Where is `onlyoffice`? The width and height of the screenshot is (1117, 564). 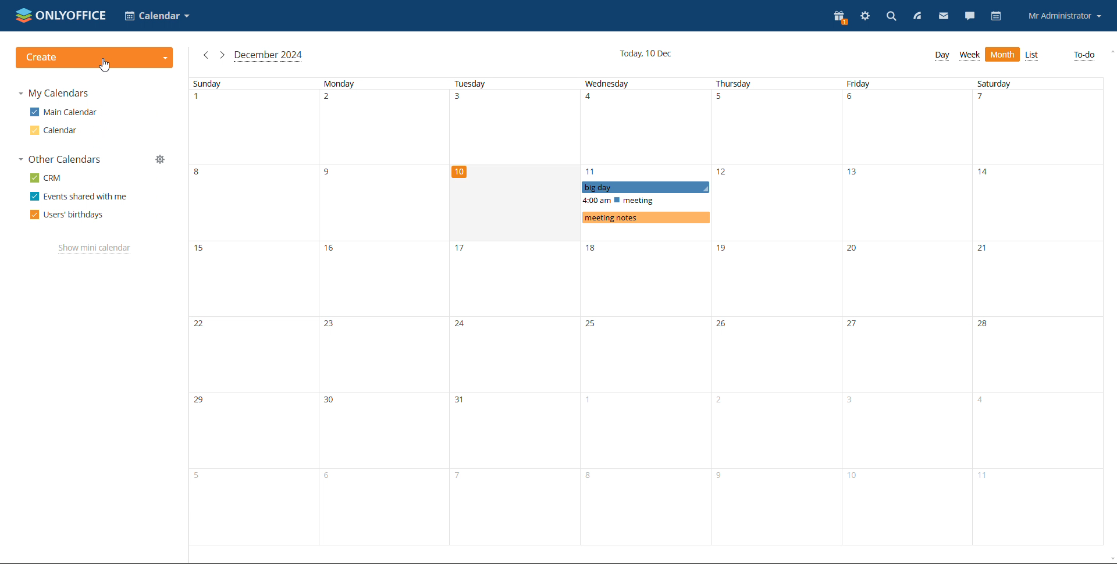 onlyoffice is located at coordinates (74, 15).